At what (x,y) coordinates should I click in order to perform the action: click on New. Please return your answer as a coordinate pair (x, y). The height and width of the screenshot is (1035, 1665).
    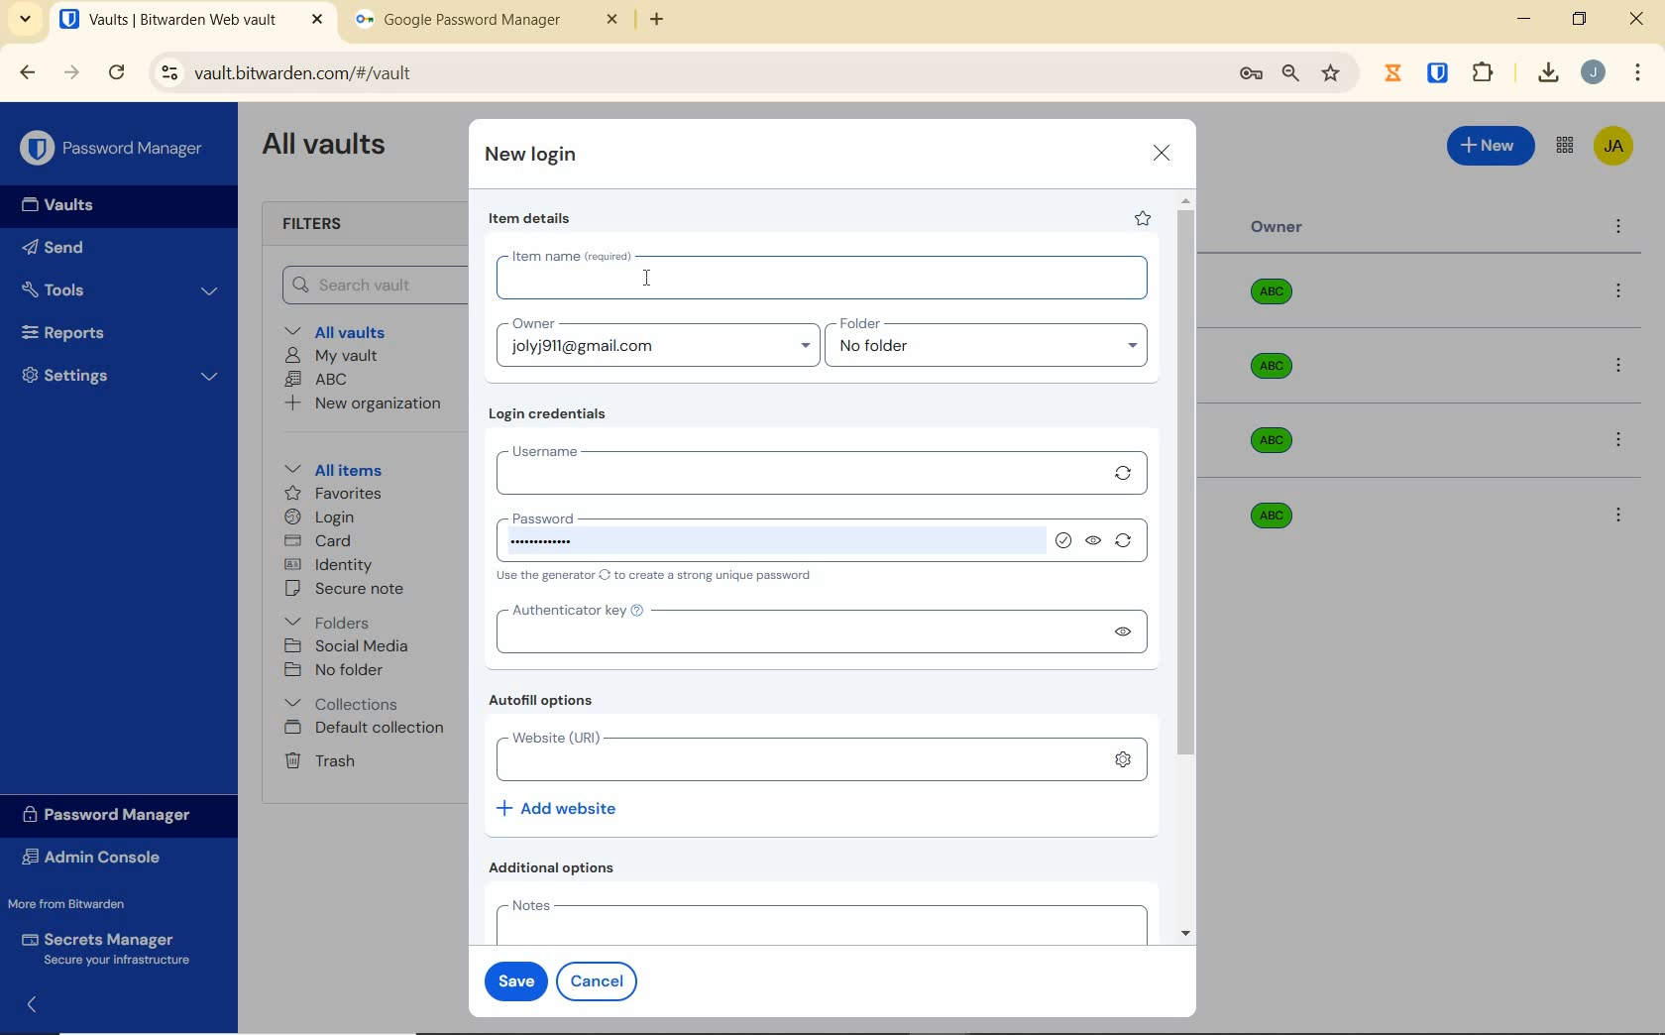
    Looking at the image, I should click on (1492, 143).